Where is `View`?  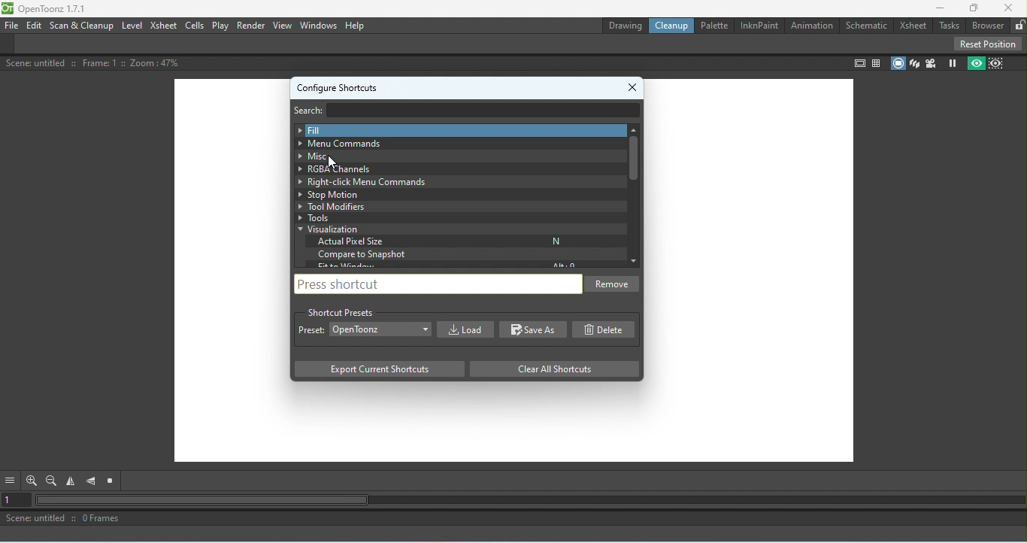 View is located at coordinates (281, 26).